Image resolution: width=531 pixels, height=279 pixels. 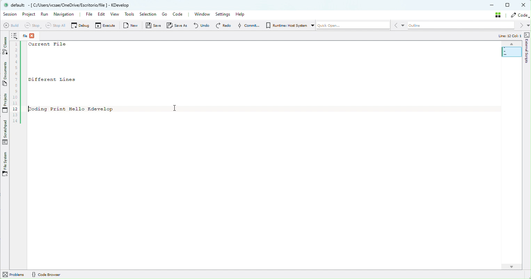 I want to click on Save, so click(x=153, y=26).